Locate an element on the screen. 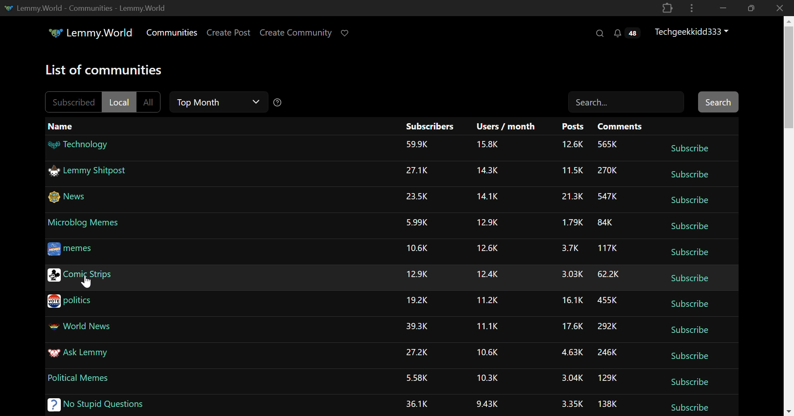 The image size is (794, 416). Lemmy Shitpost is located at coordinates (89, 172).